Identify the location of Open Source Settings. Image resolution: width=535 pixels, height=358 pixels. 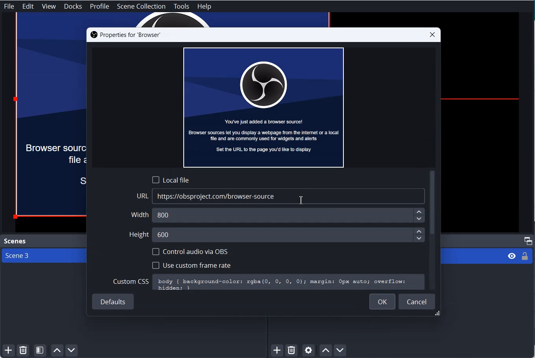
(308, 351).